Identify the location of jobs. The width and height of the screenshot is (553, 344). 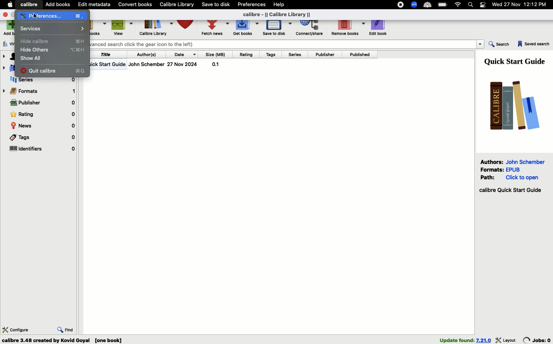
(537, 340).